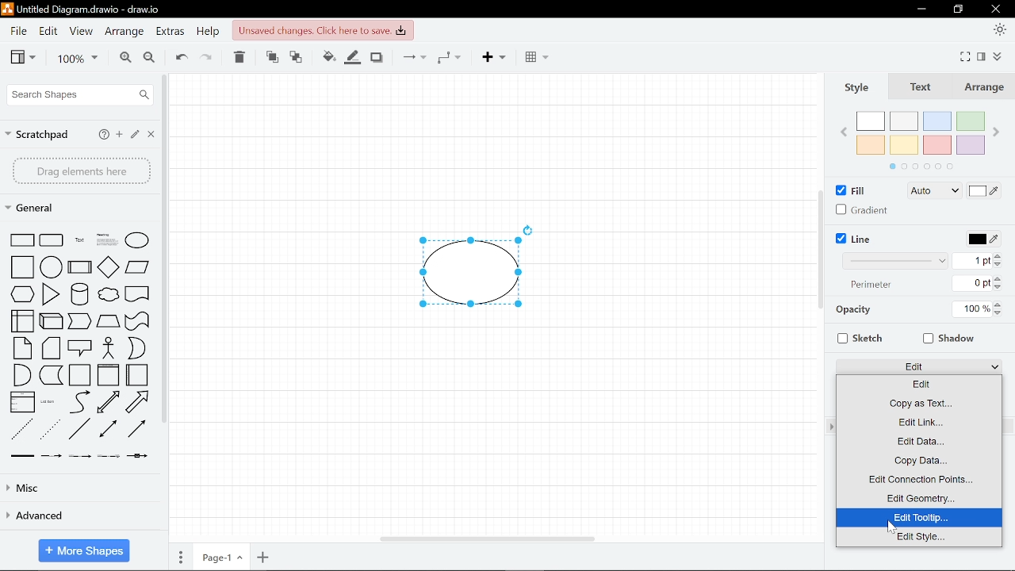  I want to click on list, so click(22, 402).